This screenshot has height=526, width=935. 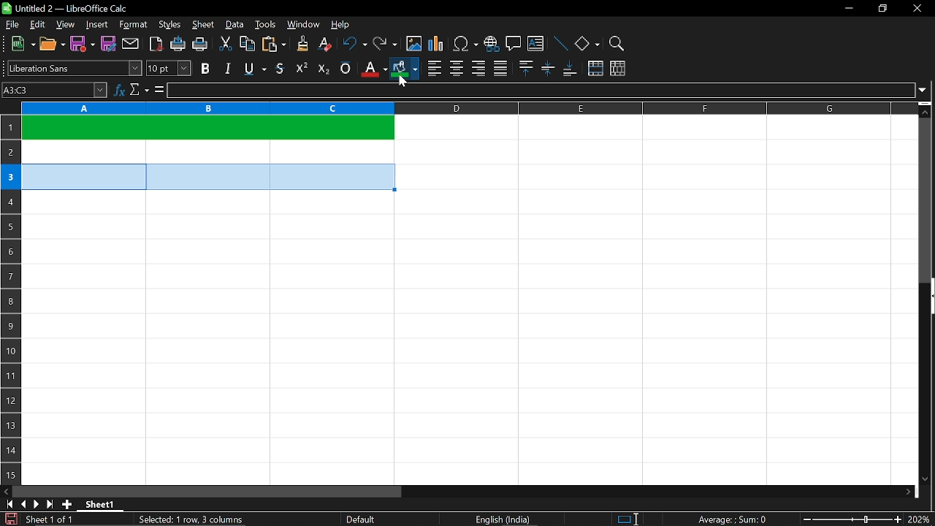 I want to click on insert image, so click(x=413, y=45).